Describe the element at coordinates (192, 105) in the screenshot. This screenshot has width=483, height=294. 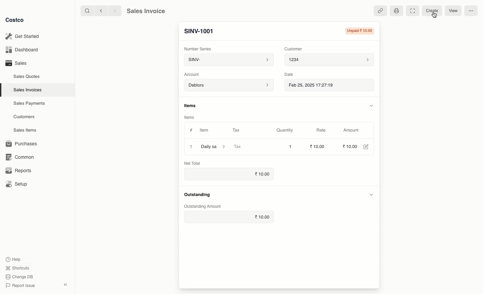
I see `` at that location.